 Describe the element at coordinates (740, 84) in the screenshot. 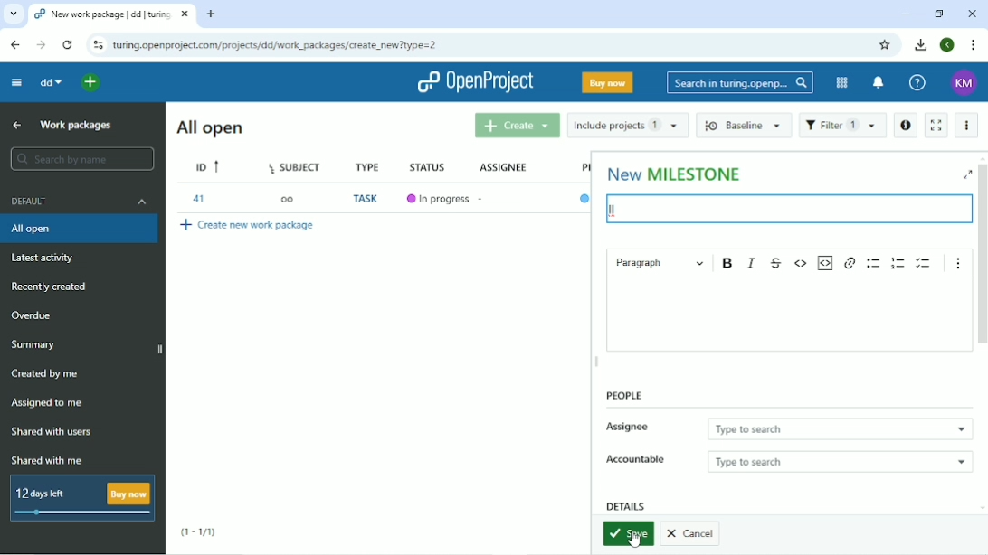

I see `Search` at that location.